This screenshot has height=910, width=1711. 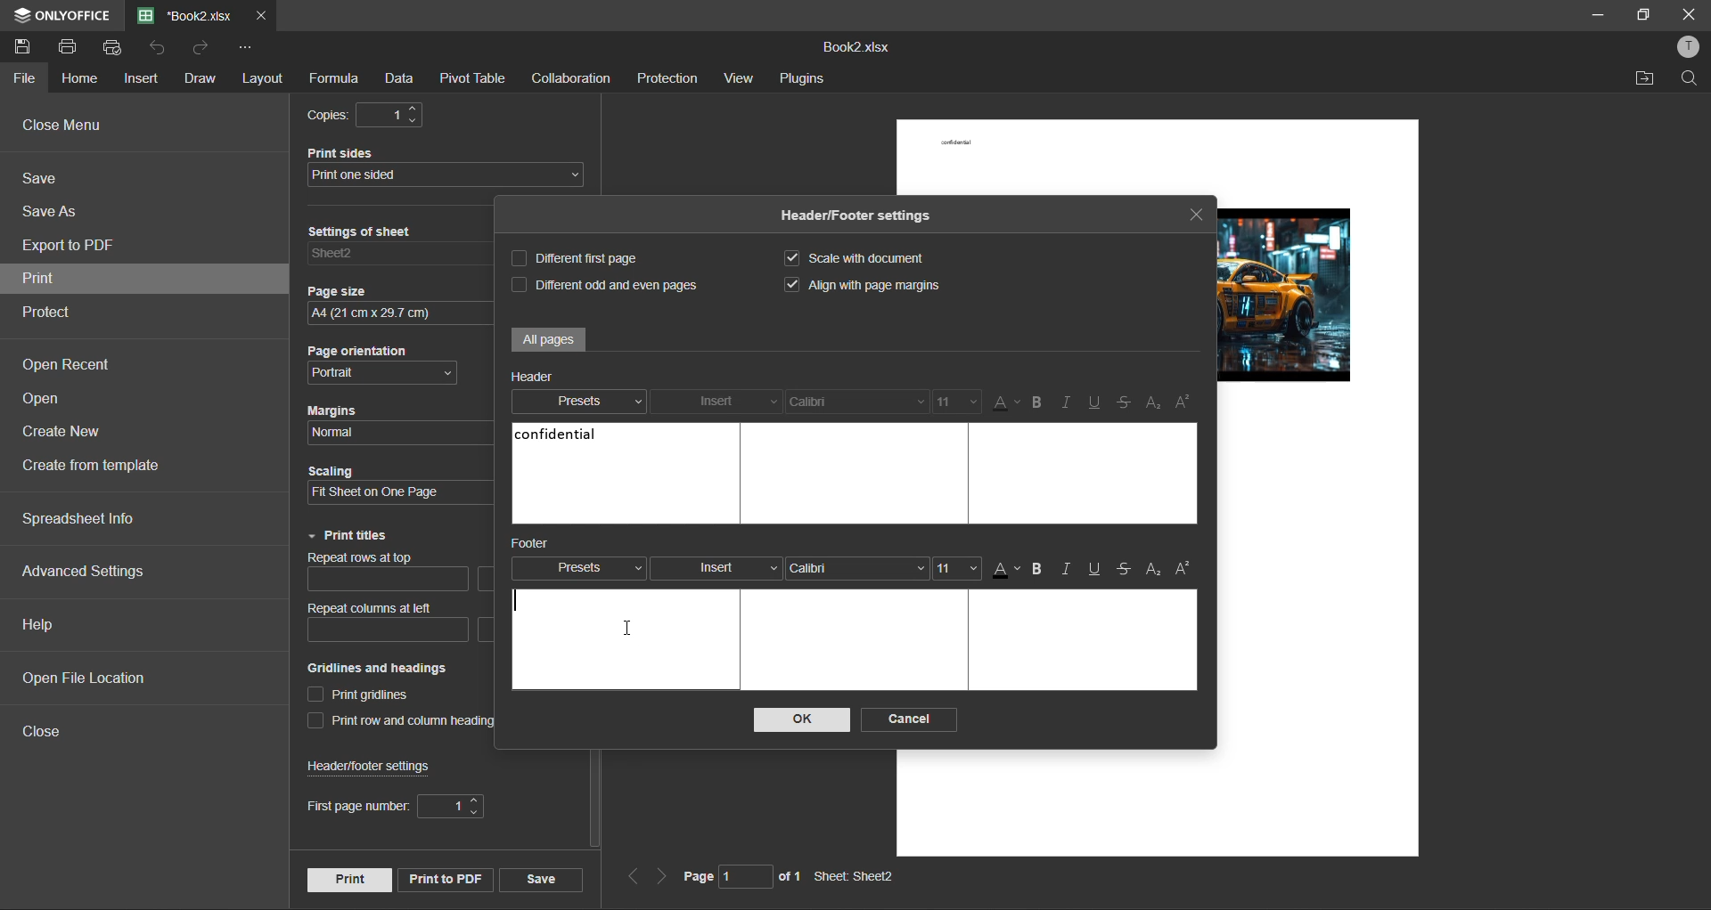 What do you see at coordinates (20, 16) in the screenshot?
I see `icon` at bounding box center [20, 16].